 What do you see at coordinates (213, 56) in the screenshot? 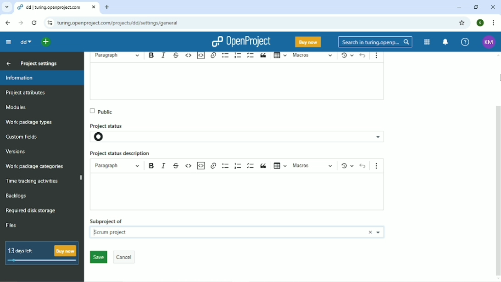
I see `Link` at bounding box center [213, 56].